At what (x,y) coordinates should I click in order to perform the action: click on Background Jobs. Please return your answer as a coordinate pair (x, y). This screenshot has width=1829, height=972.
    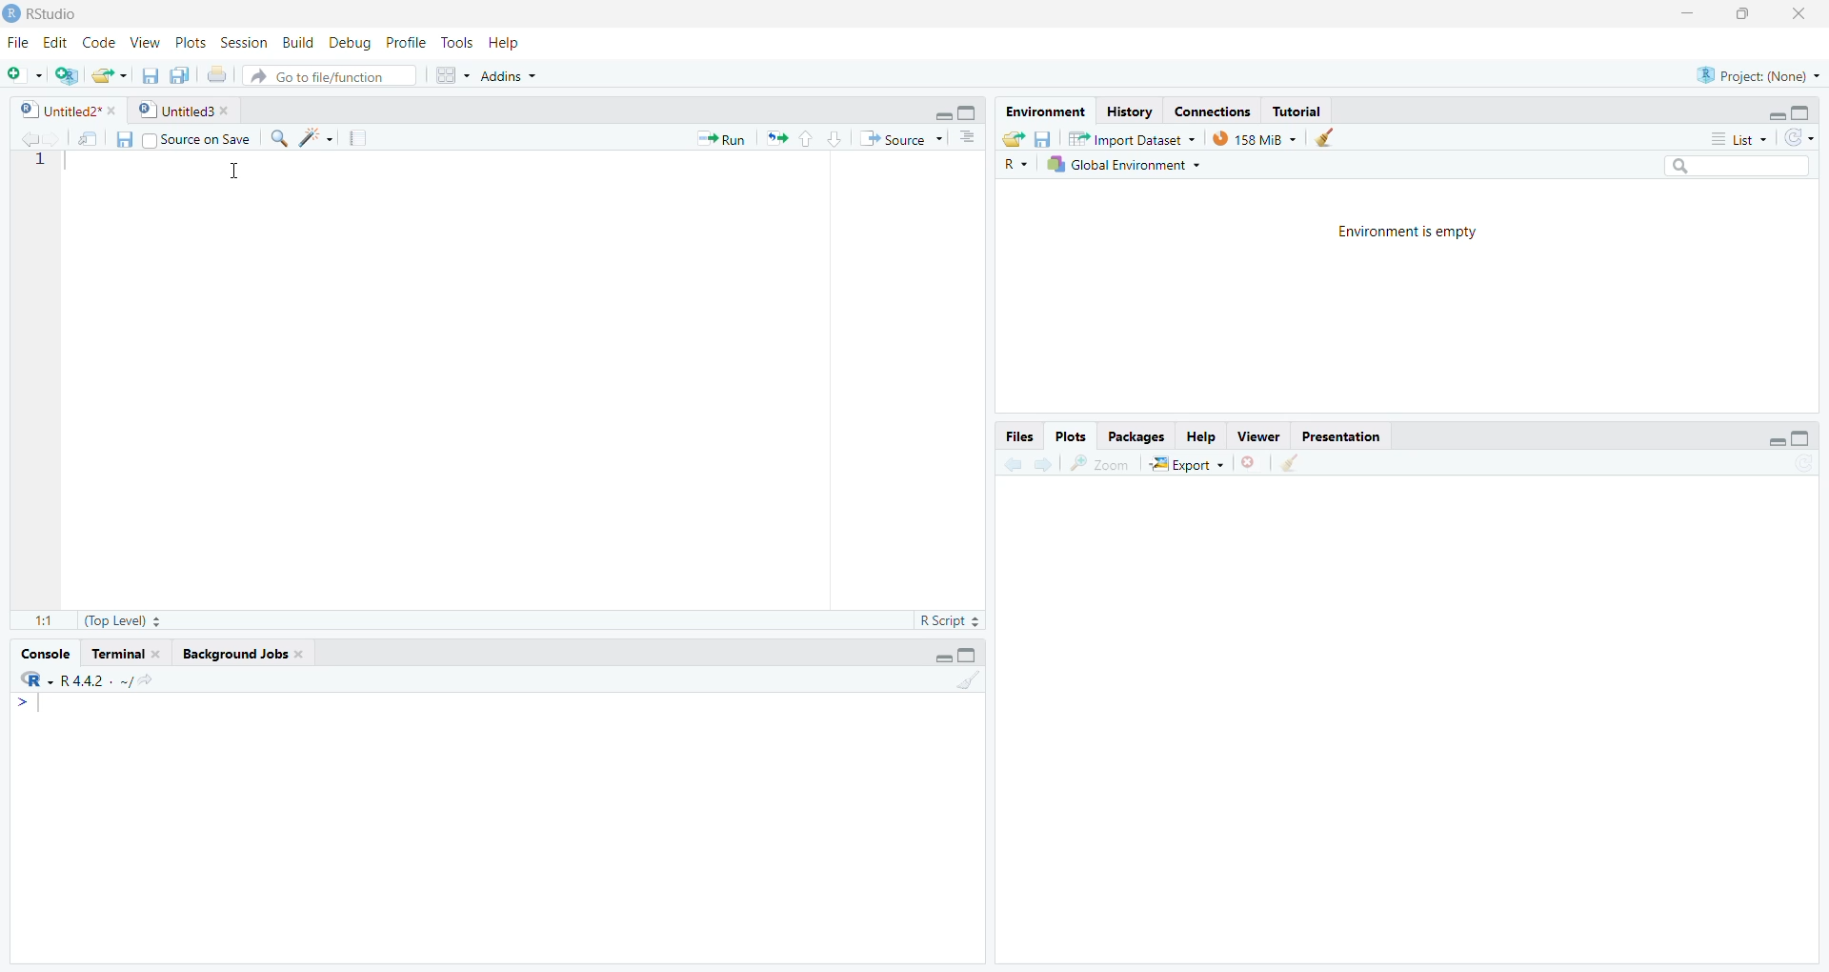
    Looking at the image, I should click on (261, 655).